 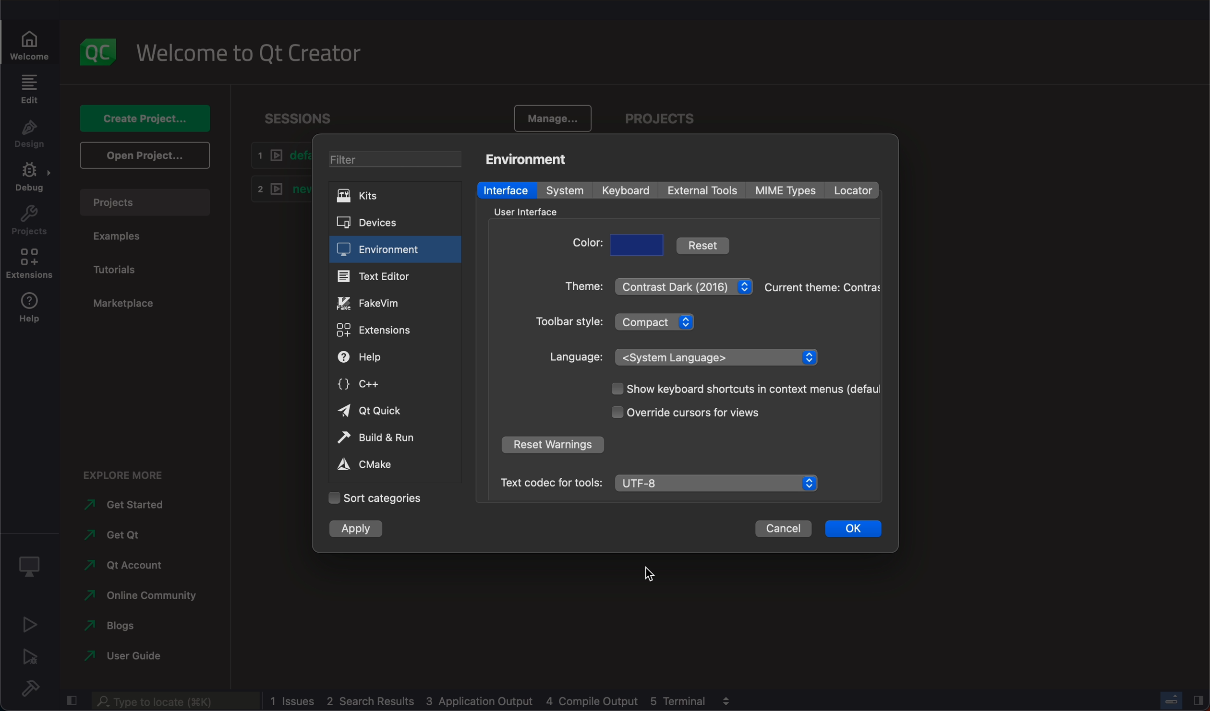 I want to click on interface, so click(x=508, y=190).